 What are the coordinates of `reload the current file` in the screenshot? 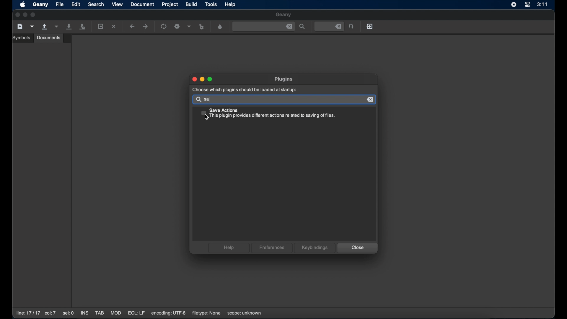 It's located at (101, 26).